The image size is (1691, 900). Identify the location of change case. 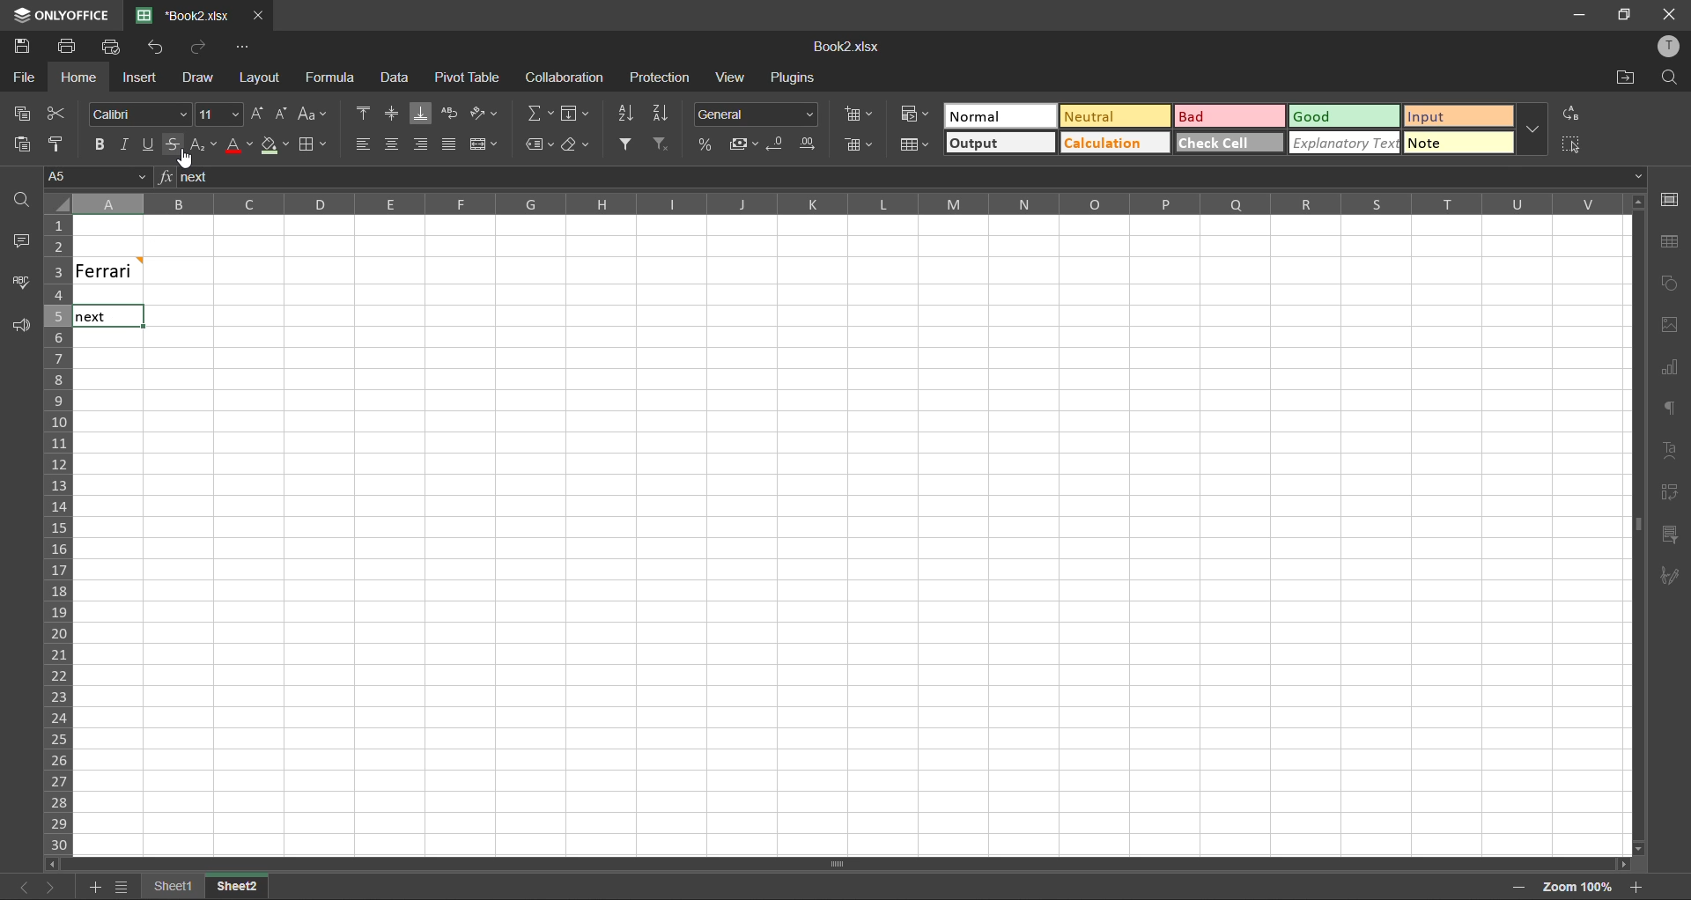
(313, 117).